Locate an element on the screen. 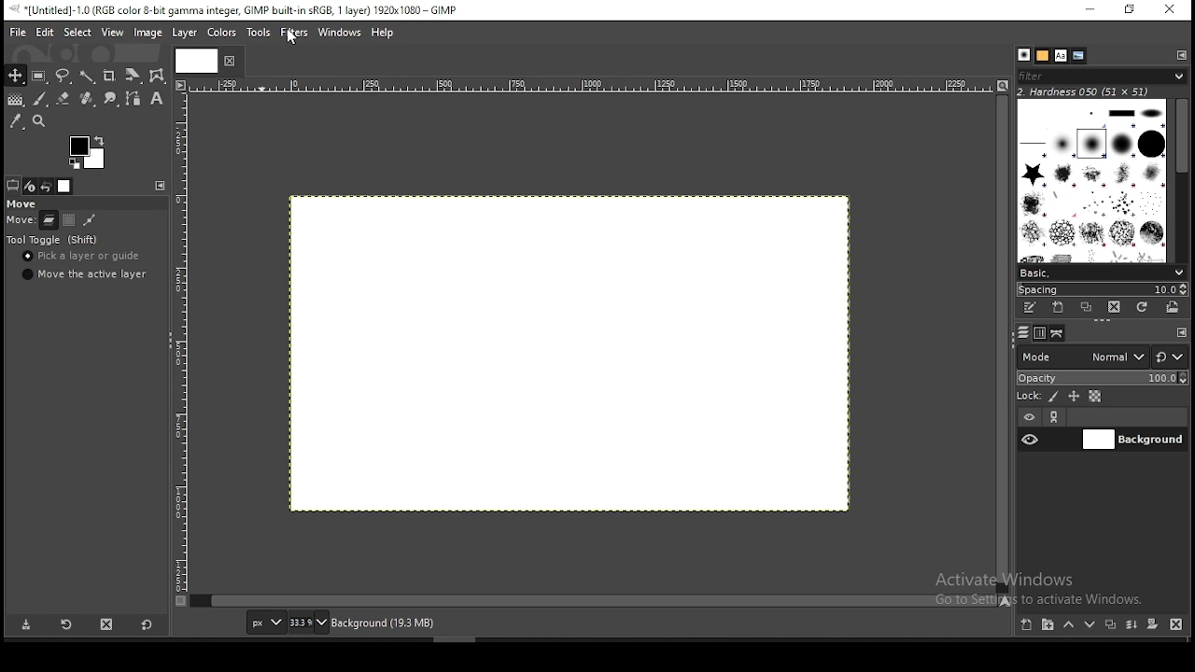 This screenshot has width=1195, height=672. view is located at coordinates (112, 31).